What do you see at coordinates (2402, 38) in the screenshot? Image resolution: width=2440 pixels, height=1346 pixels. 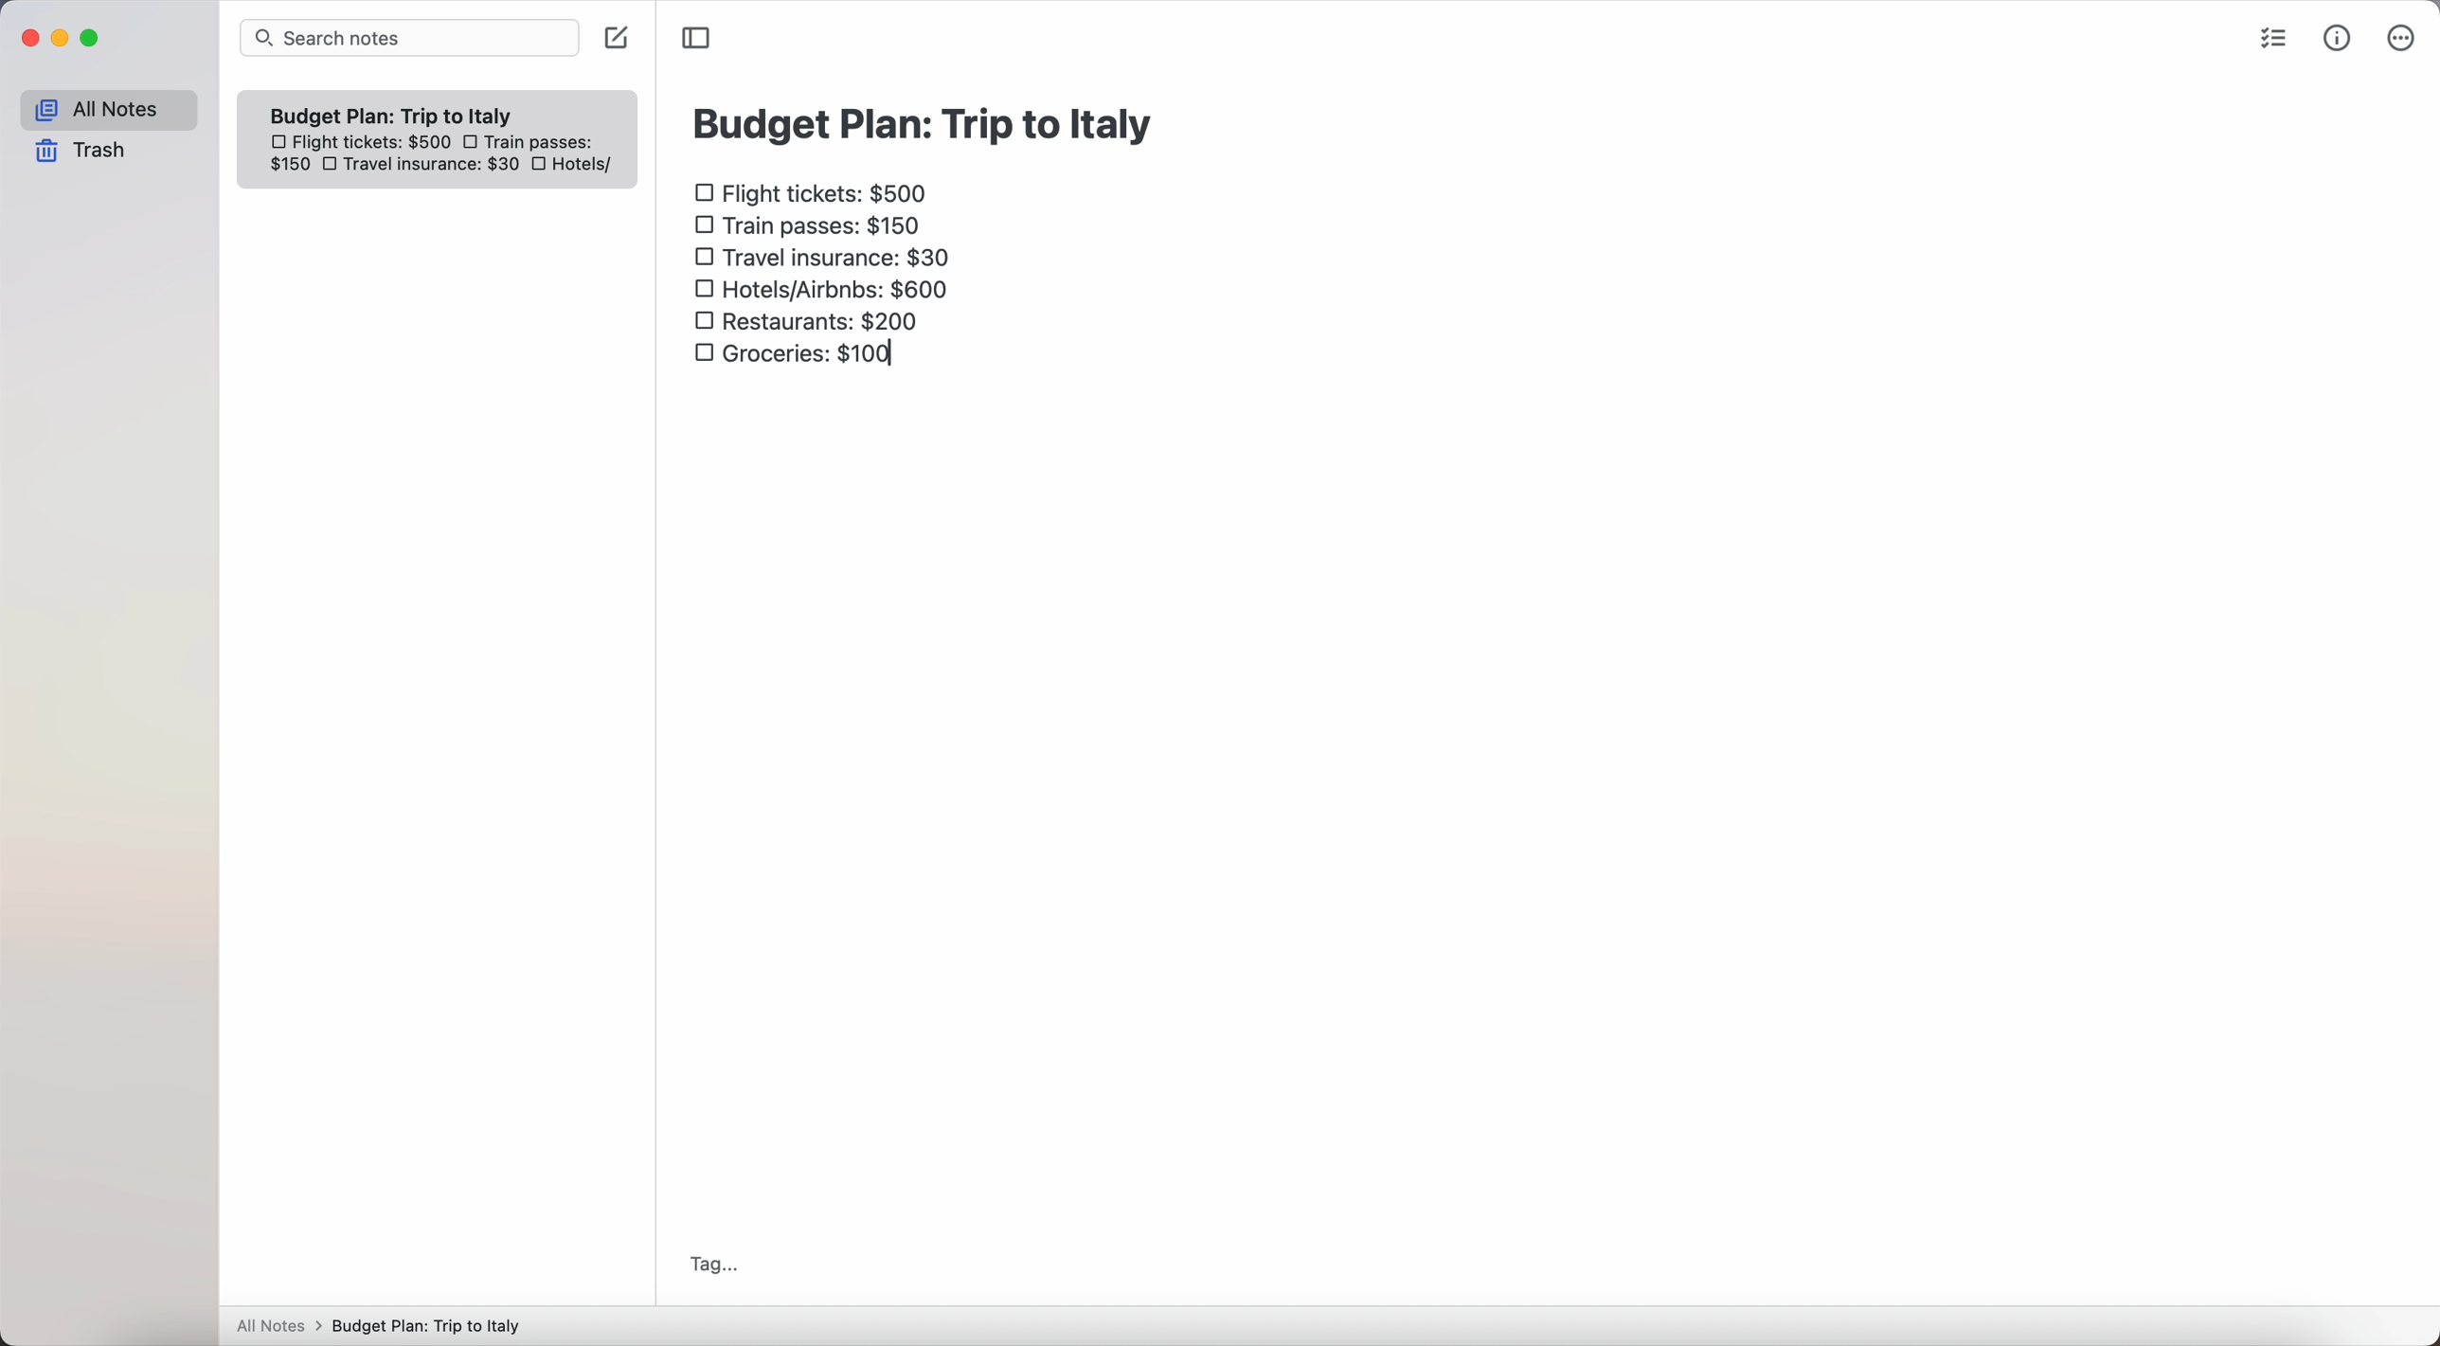 I see `more options` at bounding box center [2402, 38].